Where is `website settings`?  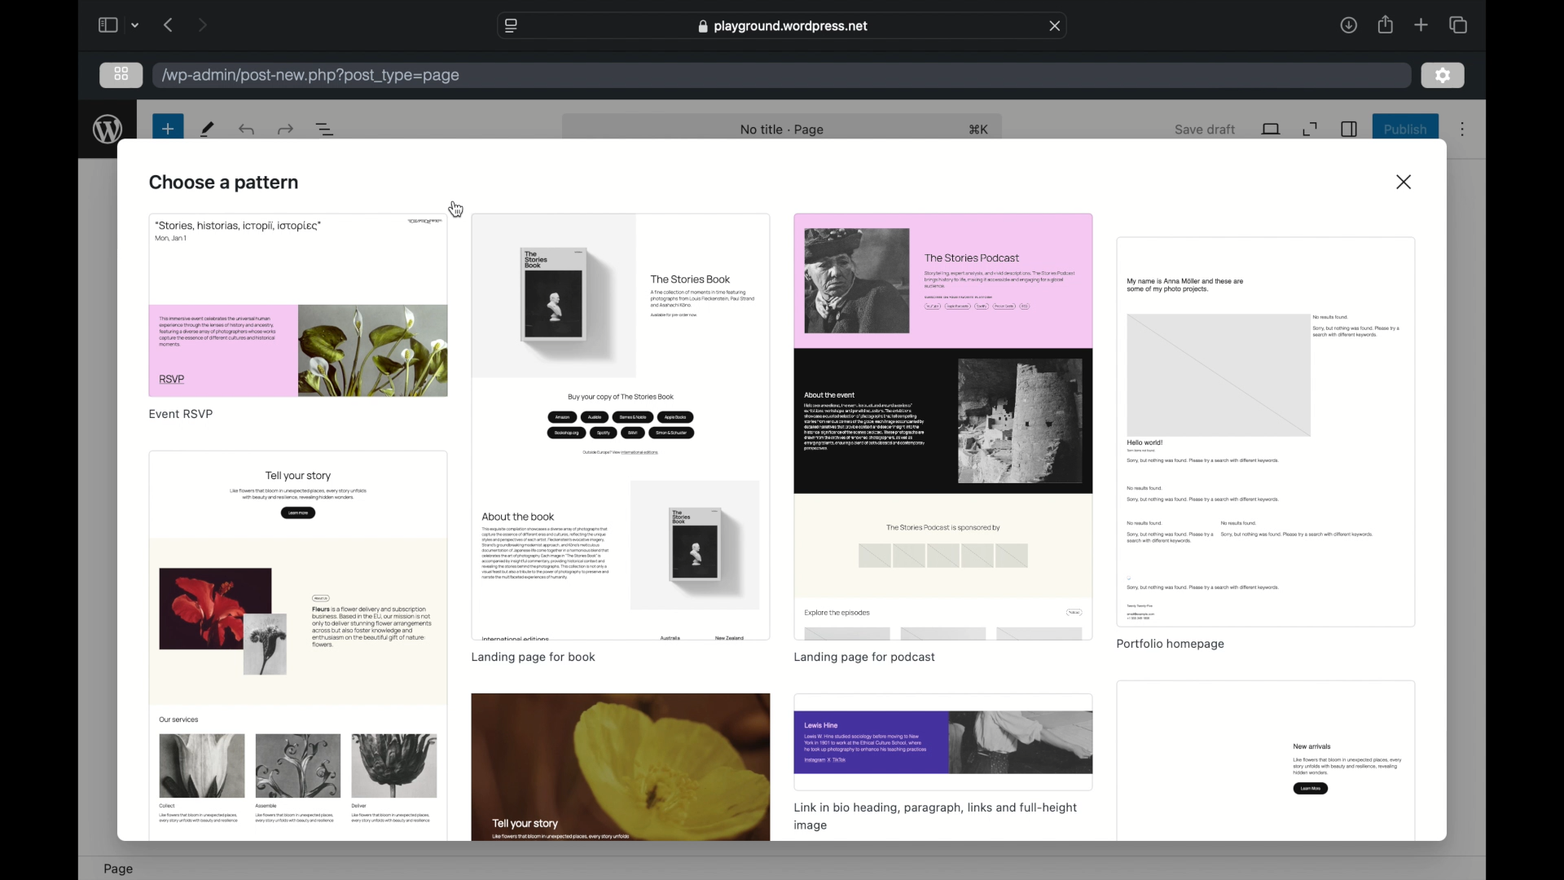
website settings is located at coordinates (510, 24).